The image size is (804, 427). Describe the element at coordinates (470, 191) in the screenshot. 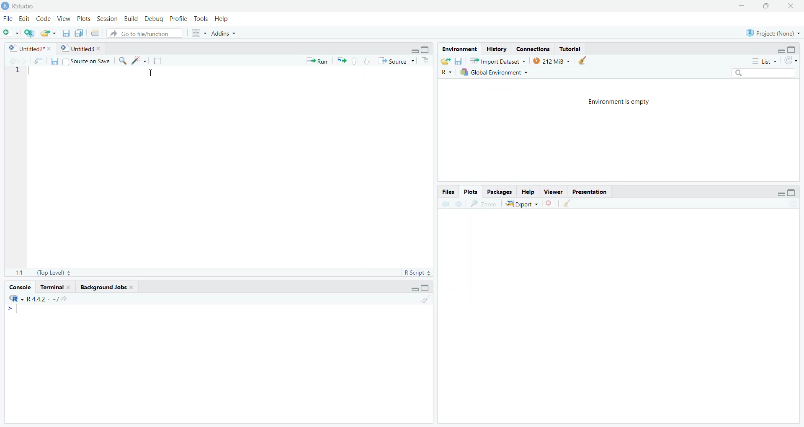

I see `plots` at that location.